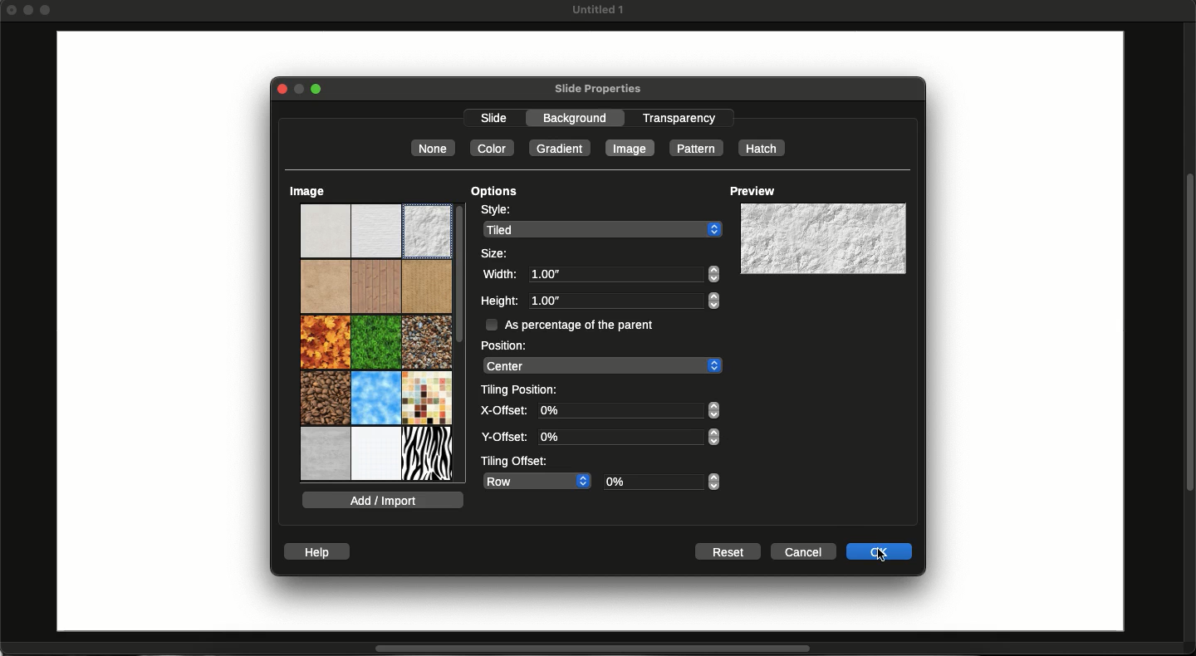  I want to click on As percentage of the parent, so click(587, 324).